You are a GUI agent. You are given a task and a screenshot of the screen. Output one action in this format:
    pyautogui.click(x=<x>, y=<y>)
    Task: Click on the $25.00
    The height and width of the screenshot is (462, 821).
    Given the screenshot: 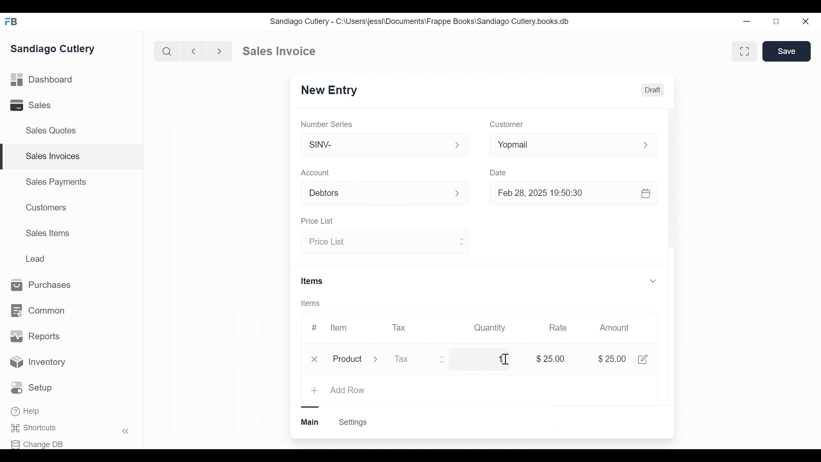 What is the action you would take?
    pyautogui.click(x=552, y=358)
    